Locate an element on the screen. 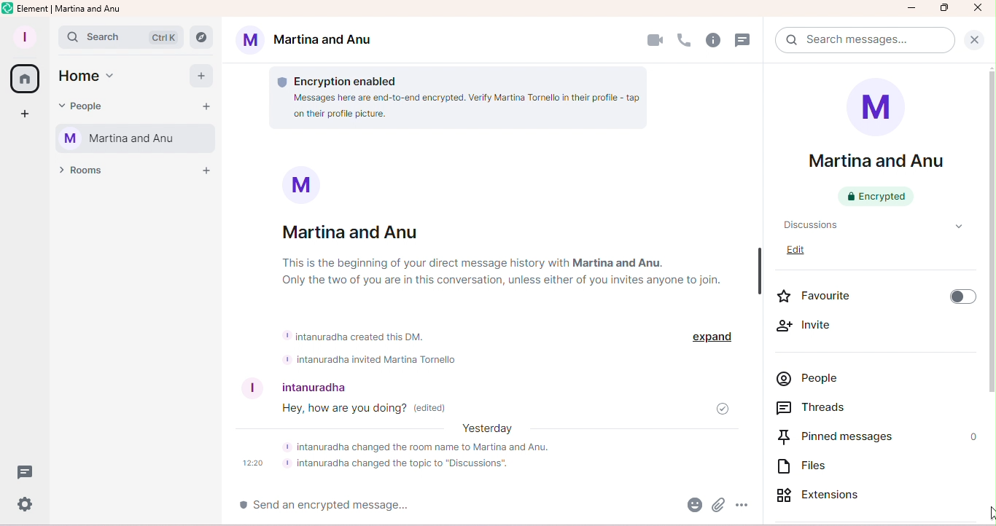 The image size is (996, 526). Home is located at coordinates (93, 79).